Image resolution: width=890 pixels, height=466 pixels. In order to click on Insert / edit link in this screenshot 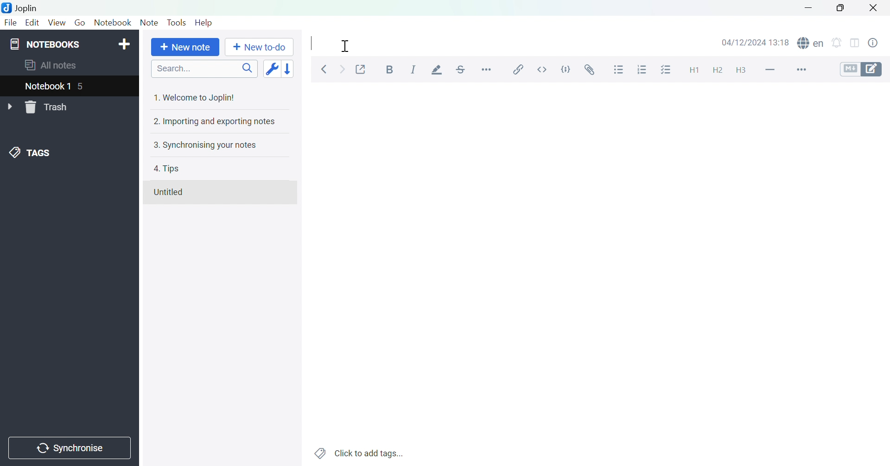, I will do `click(521, 70)`.